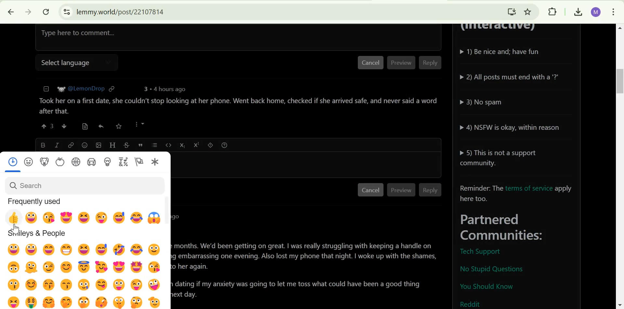 The width and height of the screenshot is (624, 309). What do you see at coordinates (431, 190) in the screenshot?
I see `Reply` at bounding box center [431, 190].